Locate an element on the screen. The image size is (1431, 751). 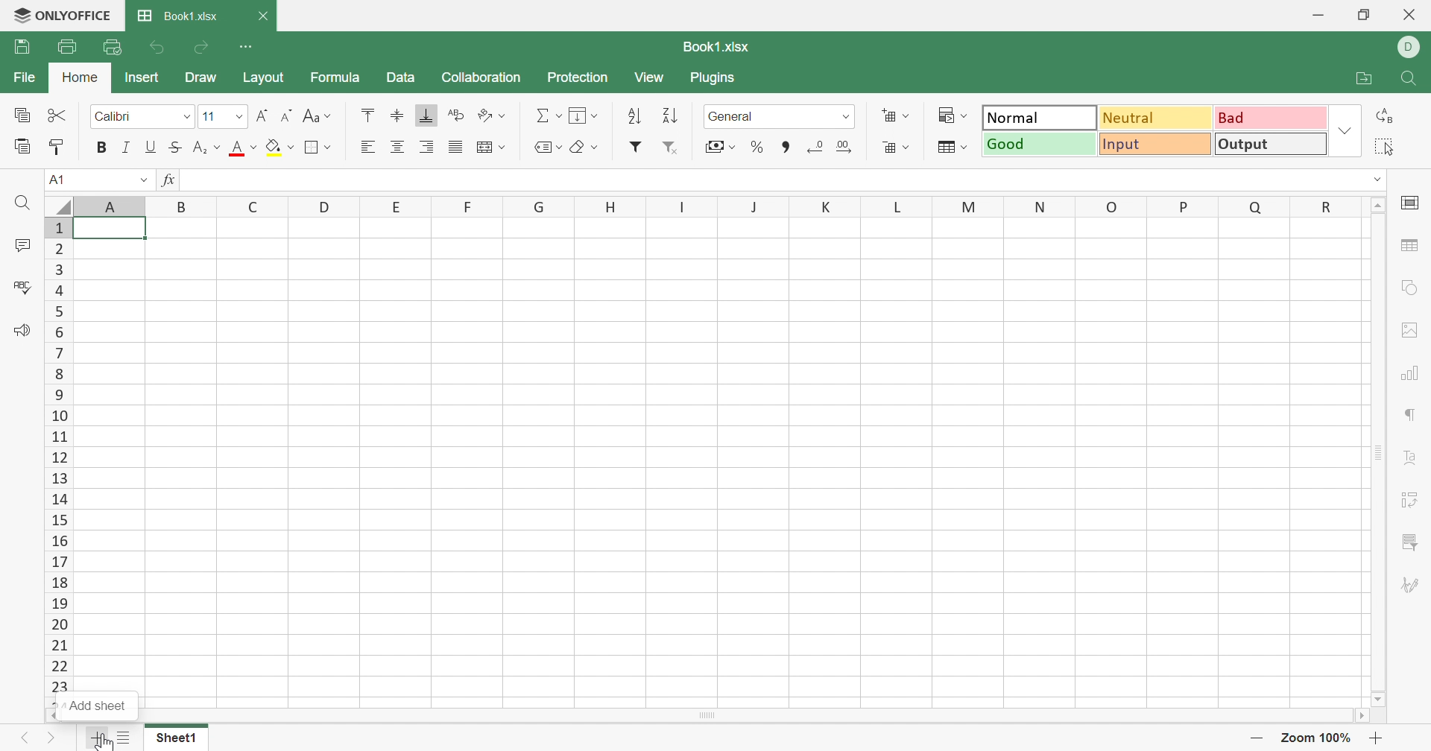
Feedback & Support is located at coordinates (22, 328).